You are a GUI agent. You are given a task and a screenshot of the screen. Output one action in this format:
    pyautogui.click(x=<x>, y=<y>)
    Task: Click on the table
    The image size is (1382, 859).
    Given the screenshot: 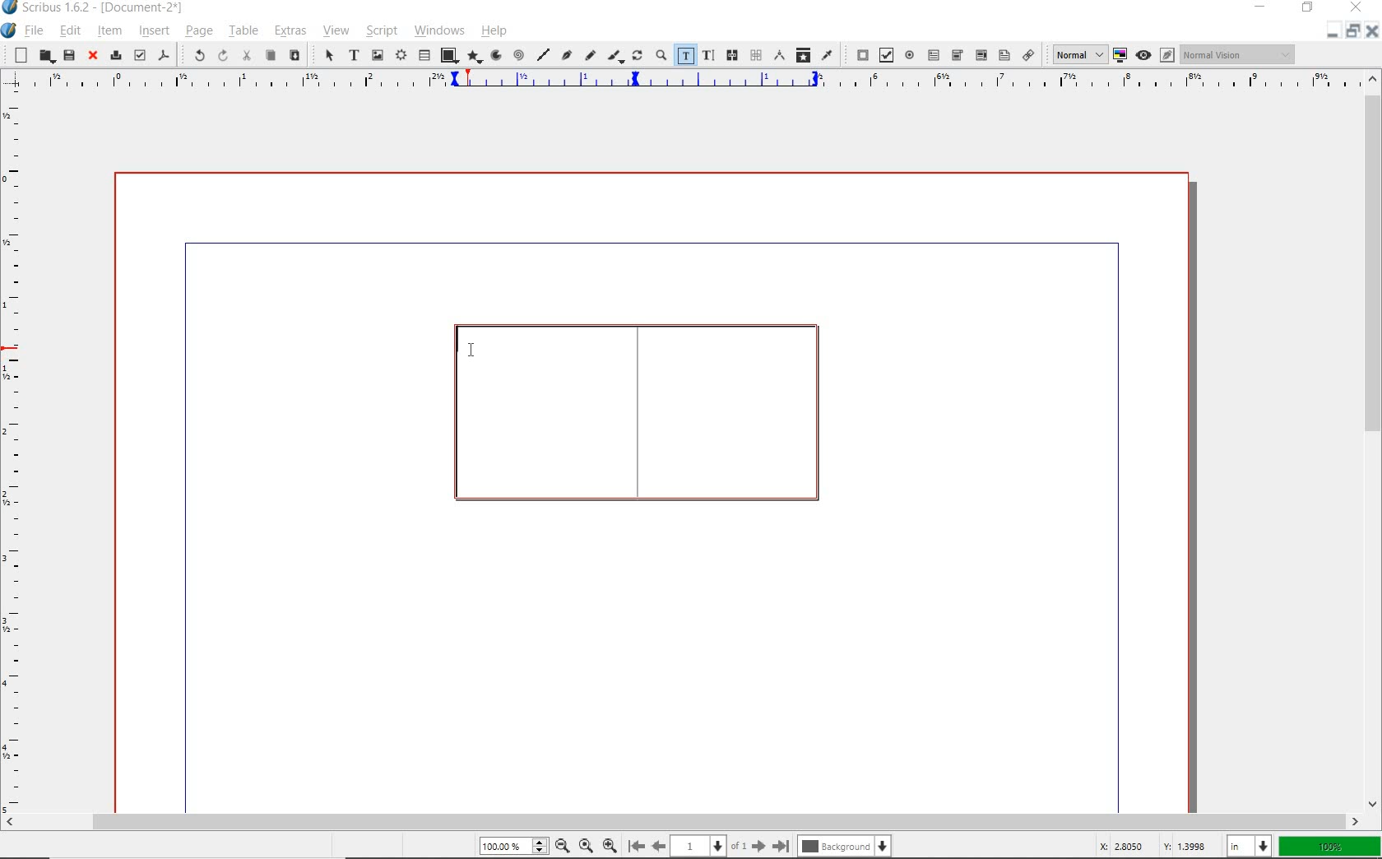 What is the action you would take?
    pyautogui.click(x=241, y=31)
    